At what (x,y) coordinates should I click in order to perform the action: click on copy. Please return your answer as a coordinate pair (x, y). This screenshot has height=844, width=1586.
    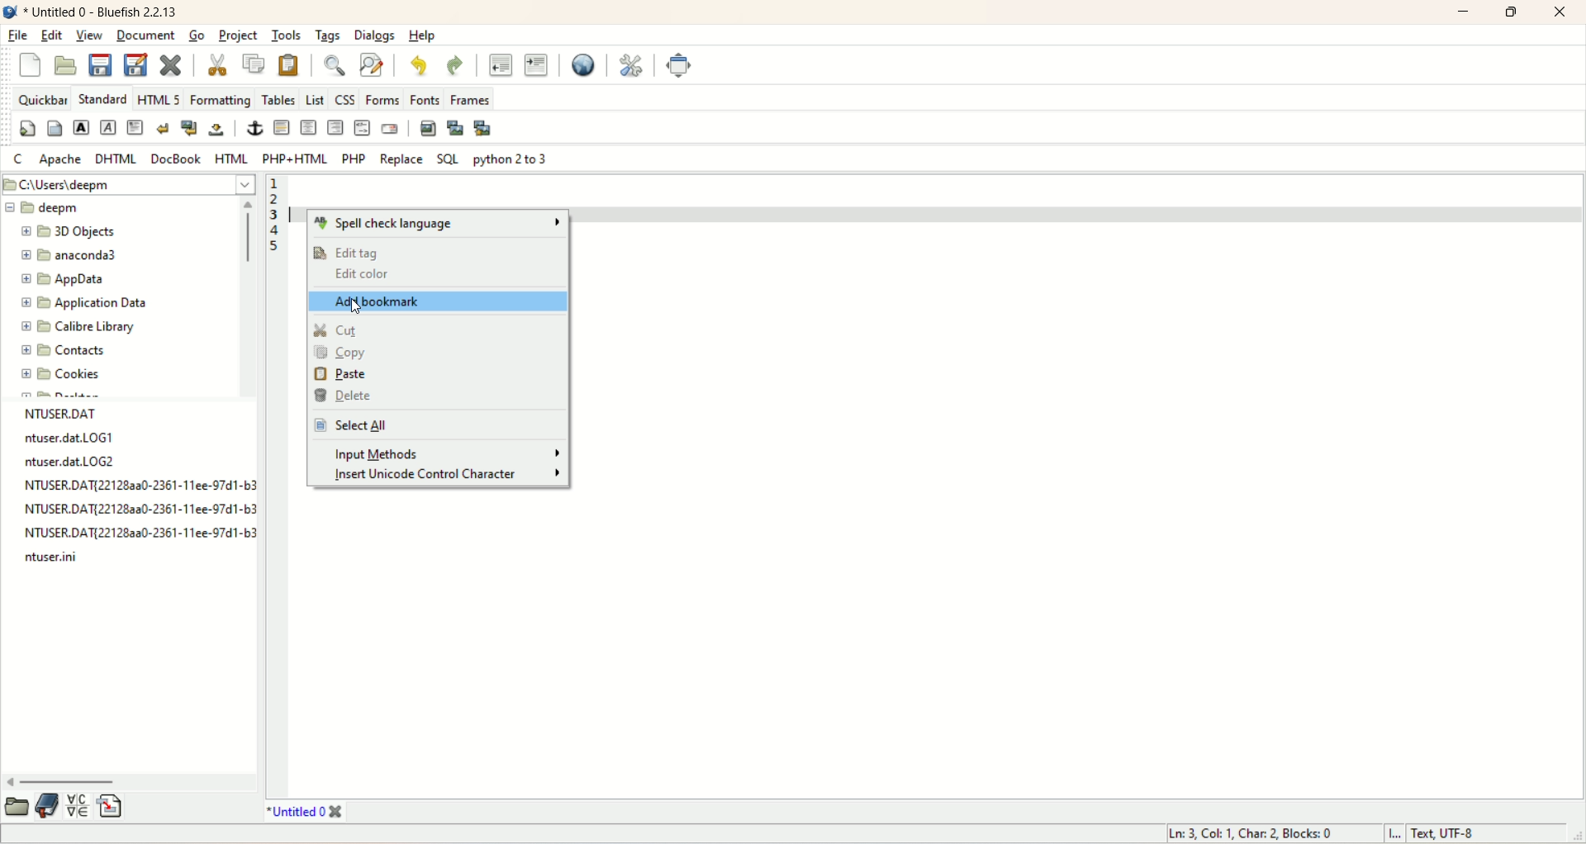
    Looking at the image, I should click on (255, 64).